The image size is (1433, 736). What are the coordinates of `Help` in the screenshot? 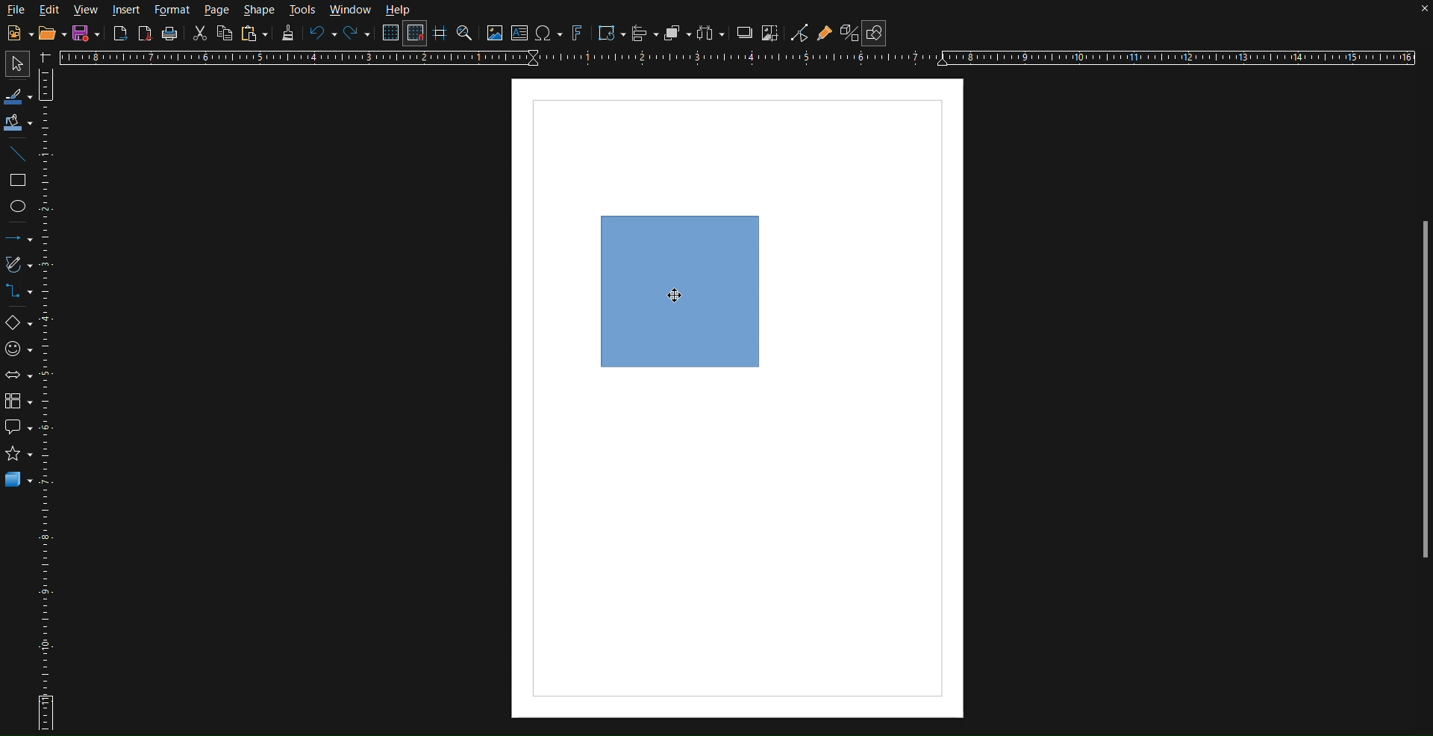 It's located at (399, 10).